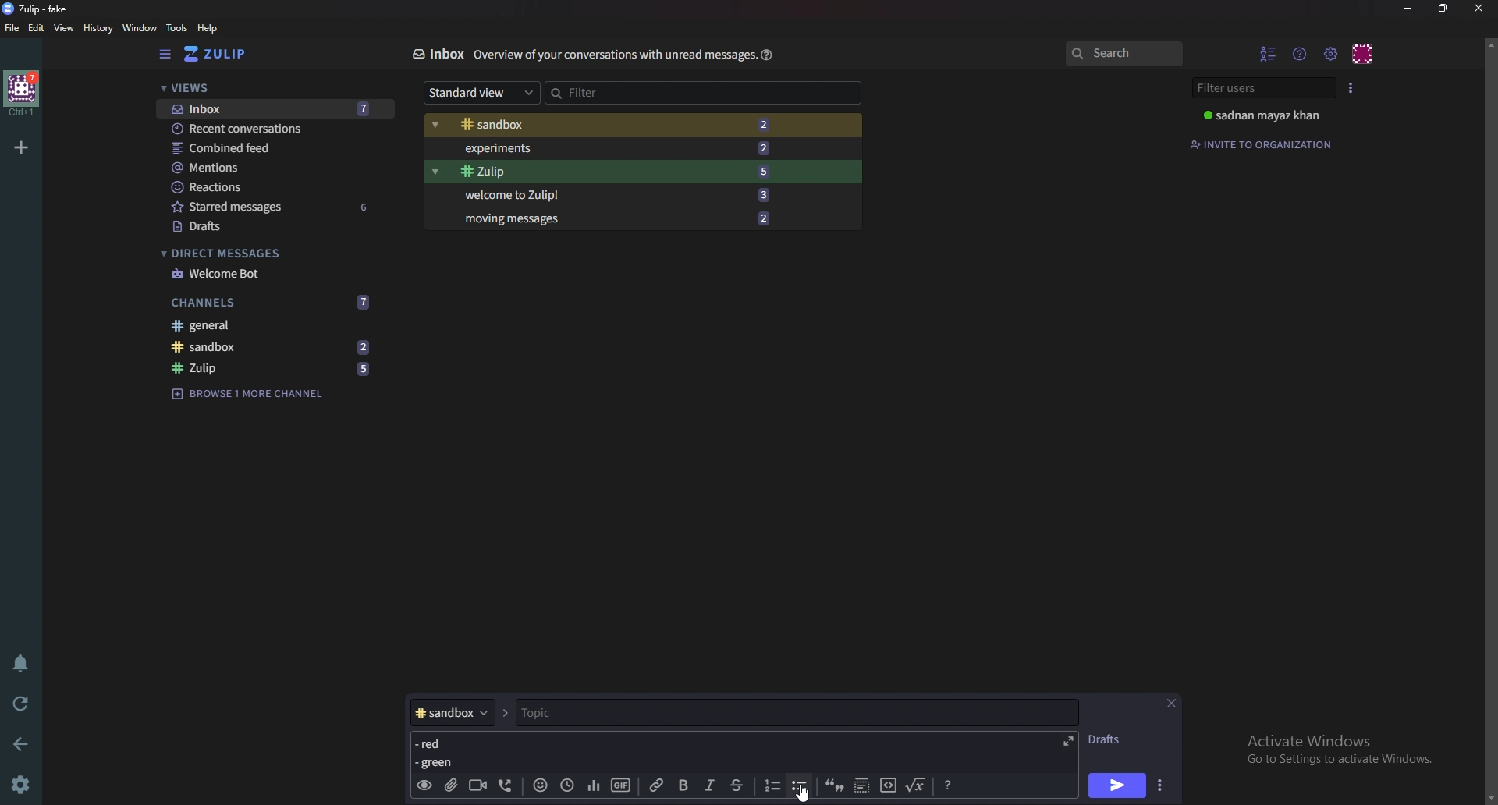  I want to click on help, so click(208, 28).